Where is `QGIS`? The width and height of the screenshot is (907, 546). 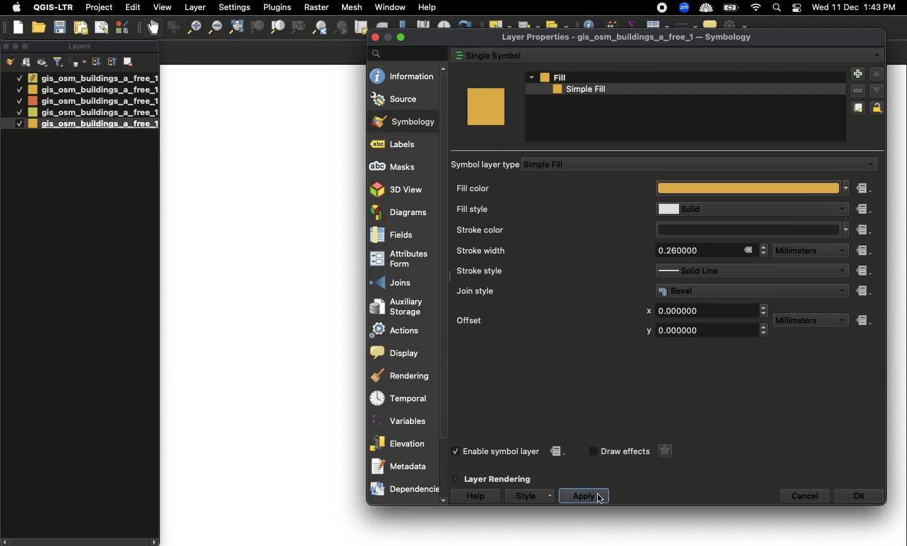 QGIS is located at coordinates (54, 7).